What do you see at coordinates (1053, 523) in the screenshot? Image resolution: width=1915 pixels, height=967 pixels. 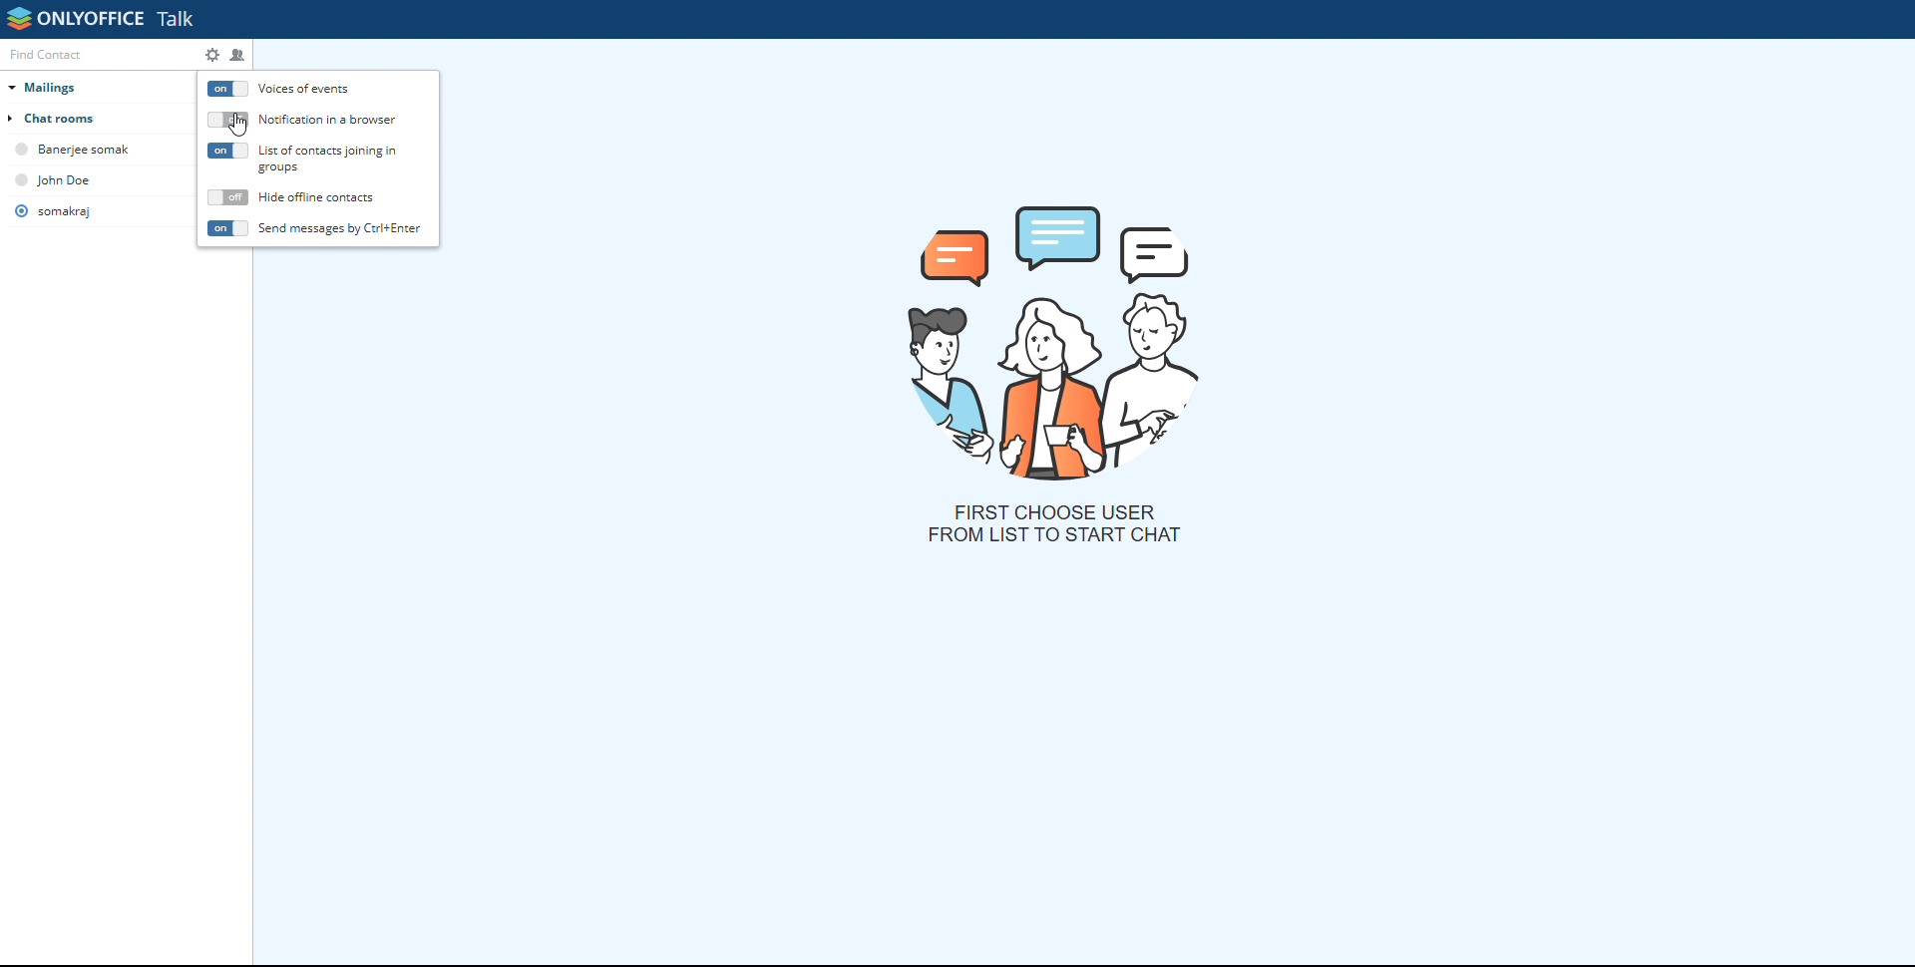 I see `first choose user from list to start chat` at bounding box center [1053, 523].